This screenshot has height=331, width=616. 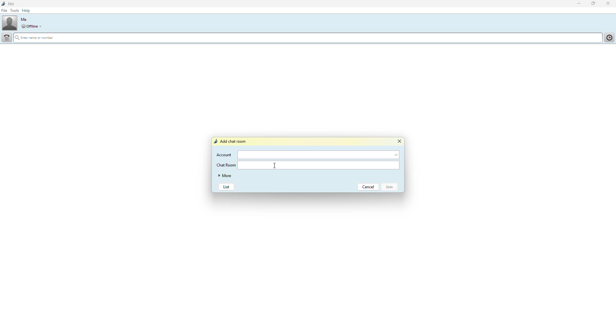 I want to click on help, so click(x=27, y=11).